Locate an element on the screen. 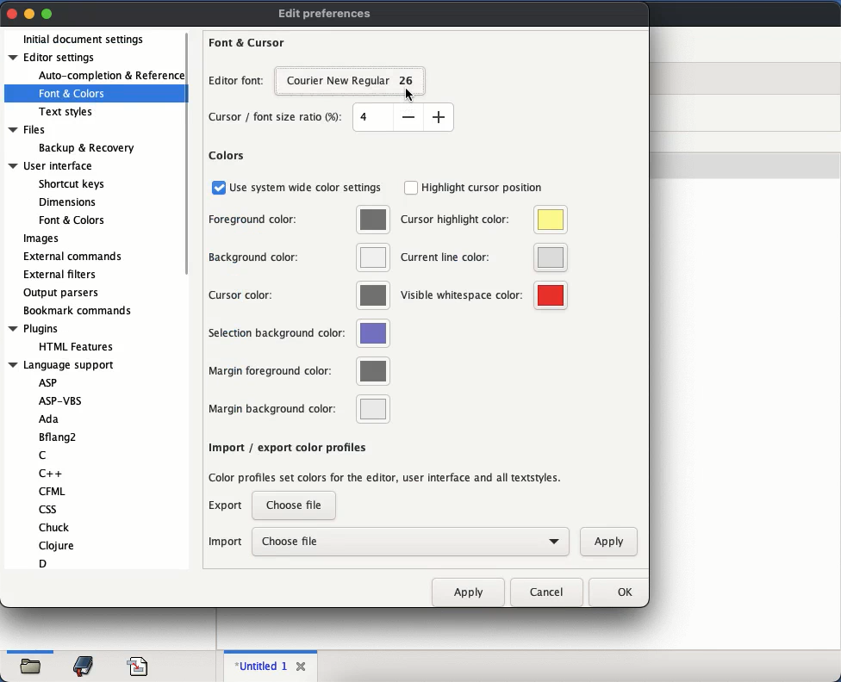 The image size is (841, 682). color is located at coordinates (373, 259).